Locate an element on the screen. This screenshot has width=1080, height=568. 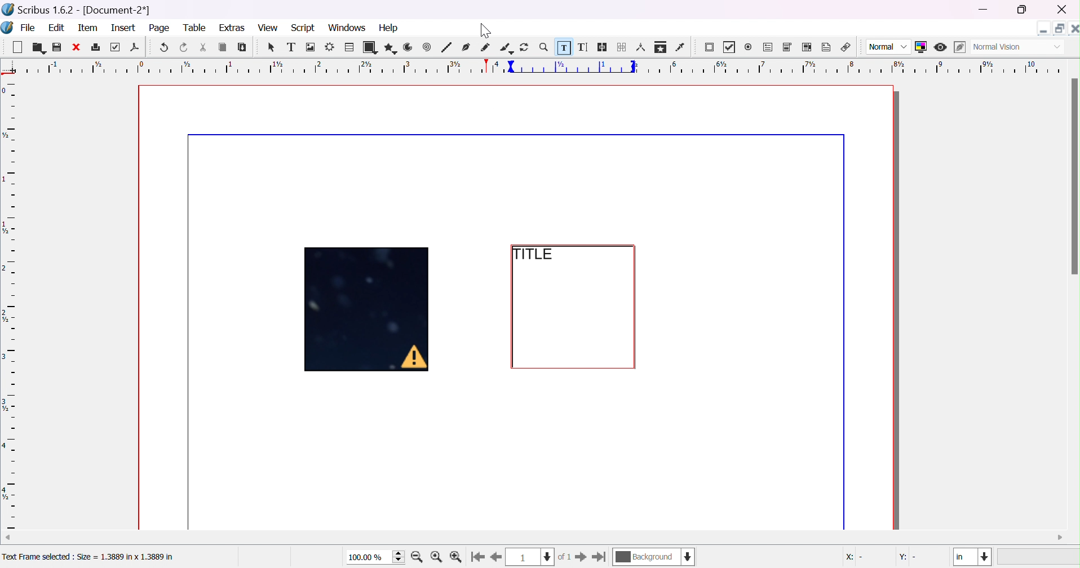
restore down is located at coordinates (1057, 26).